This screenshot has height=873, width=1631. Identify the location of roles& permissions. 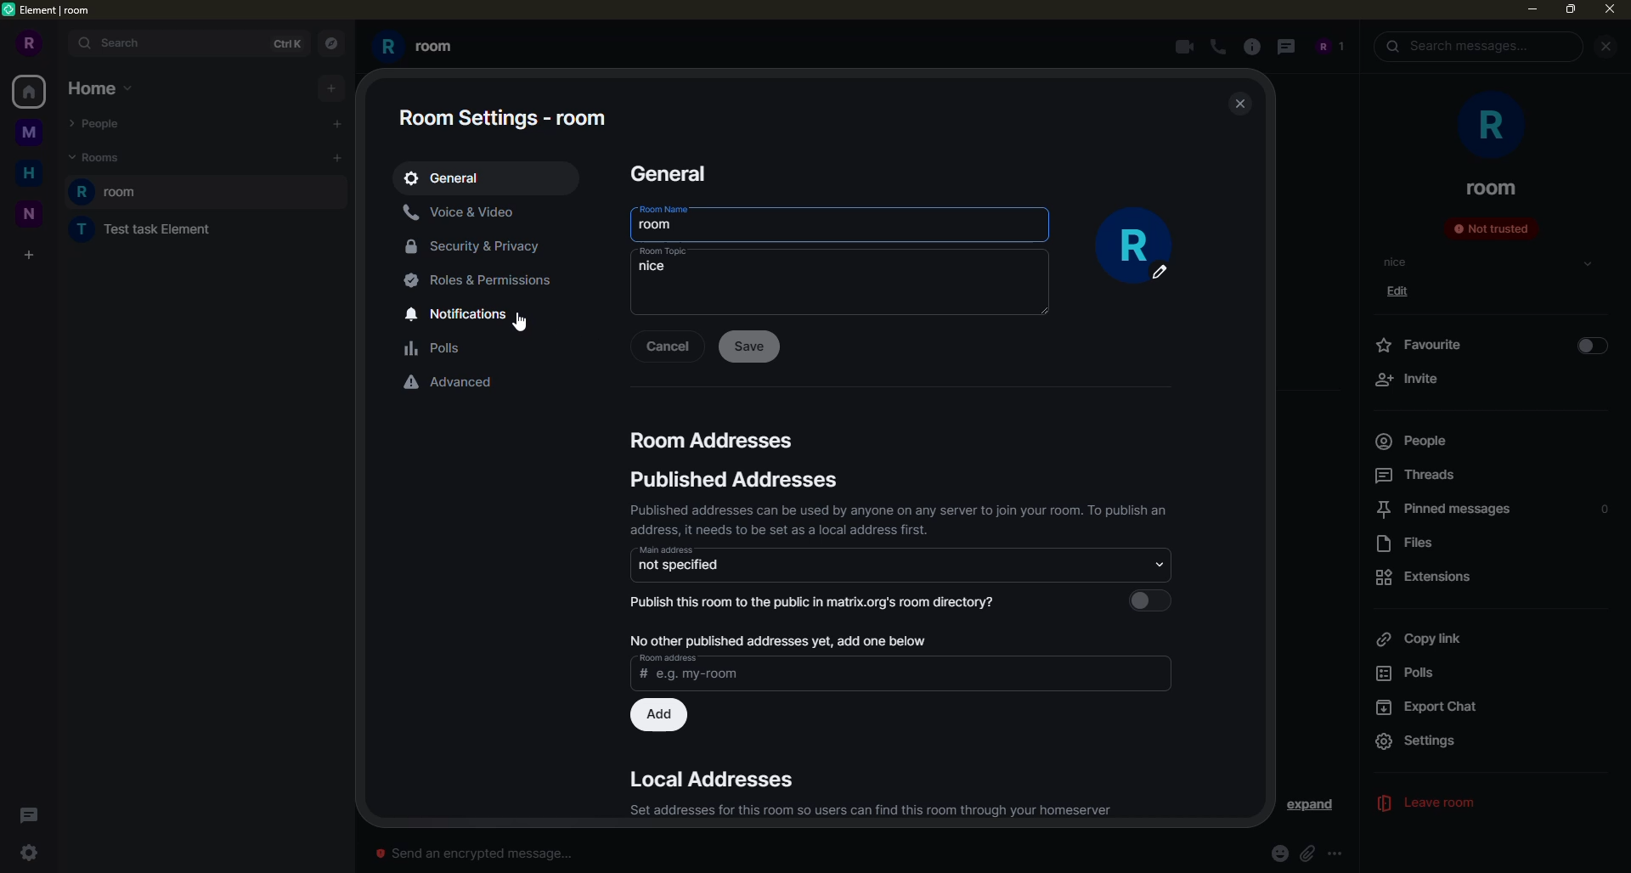
(481, 280).